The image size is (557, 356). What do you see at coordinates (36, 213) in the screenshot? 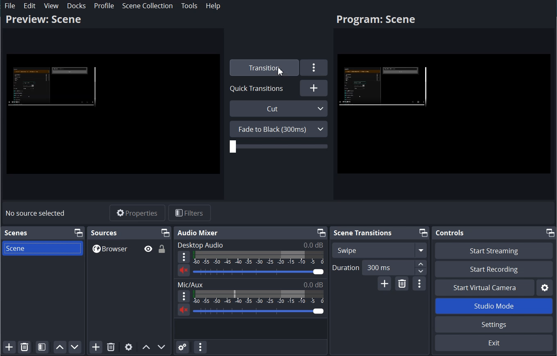
I see `No source selected` at bounding box center [36, 213].